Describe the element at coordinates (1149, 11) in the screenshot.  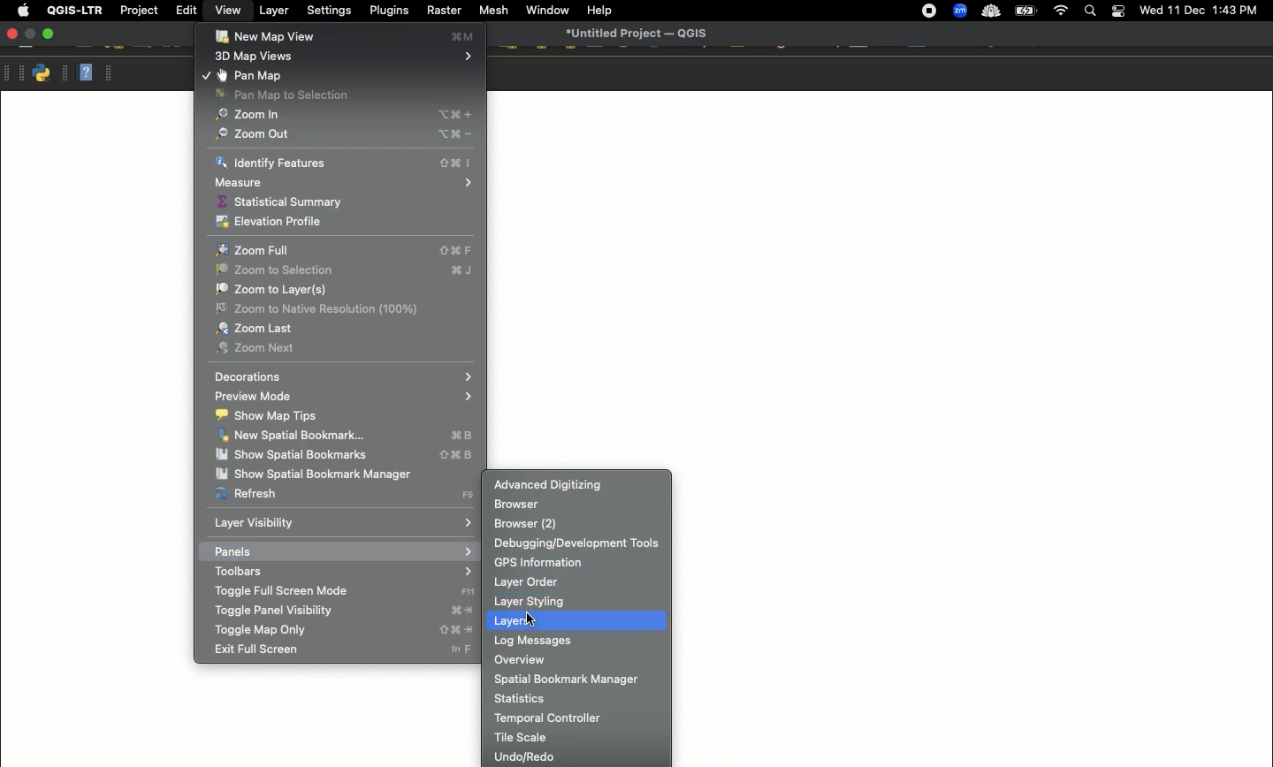
I see `wed` at that location.